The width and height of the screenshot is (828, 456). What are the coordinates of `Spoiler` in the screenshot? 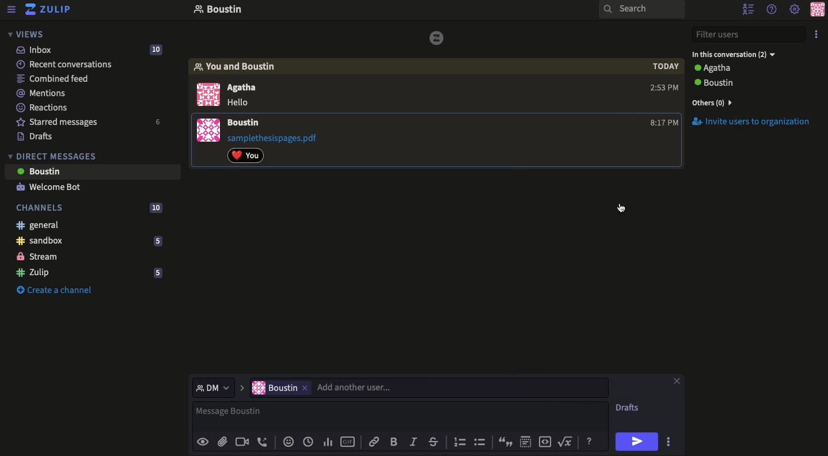 It's located at (525, 441).